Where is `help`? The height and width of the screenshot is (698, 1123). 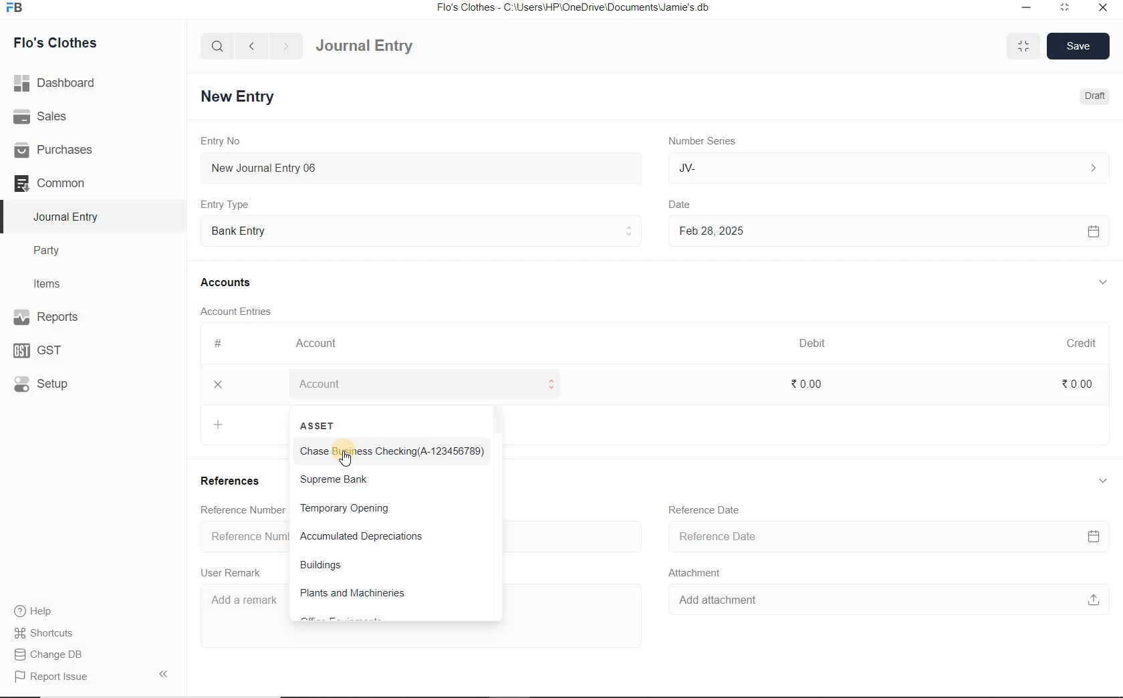 help is located at coordinates (33, 611).